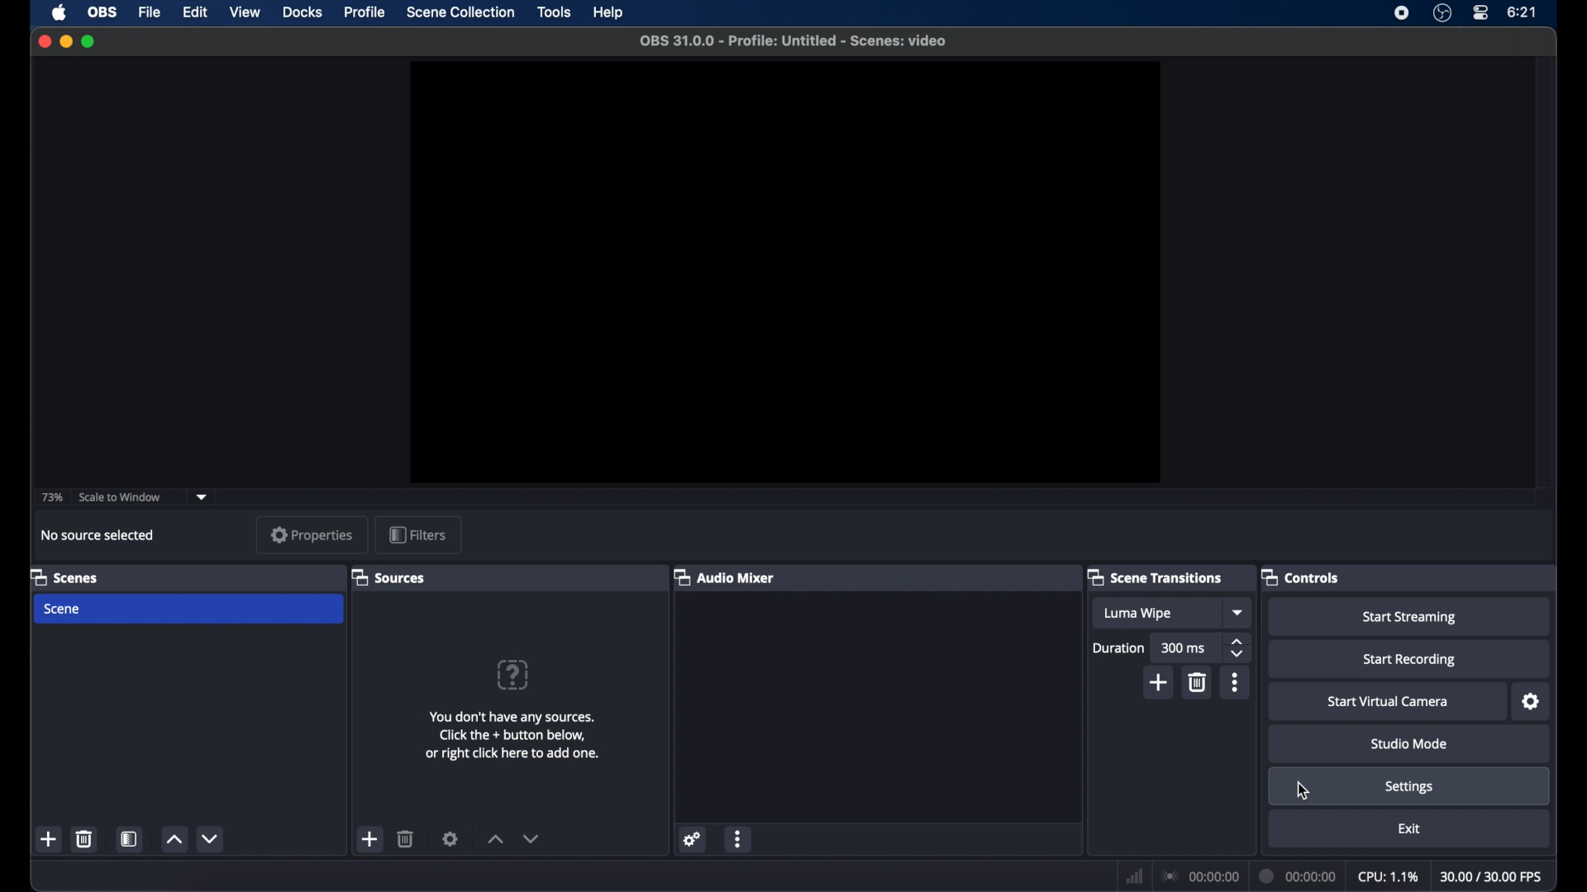  Describe the element at coordinates (522, 734) in the screenshot. I see `You don't have any sources.
Click the + button below,
or right click here to add one.` at that location.